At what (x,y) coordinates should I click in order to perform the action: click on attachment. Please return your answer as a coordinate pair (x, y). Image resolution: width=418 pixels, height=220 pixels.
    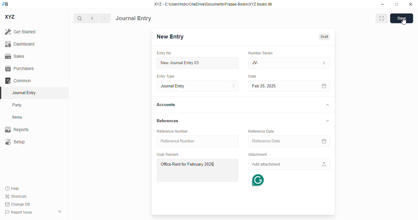
    Looking at the image, I should click on (257, 155).